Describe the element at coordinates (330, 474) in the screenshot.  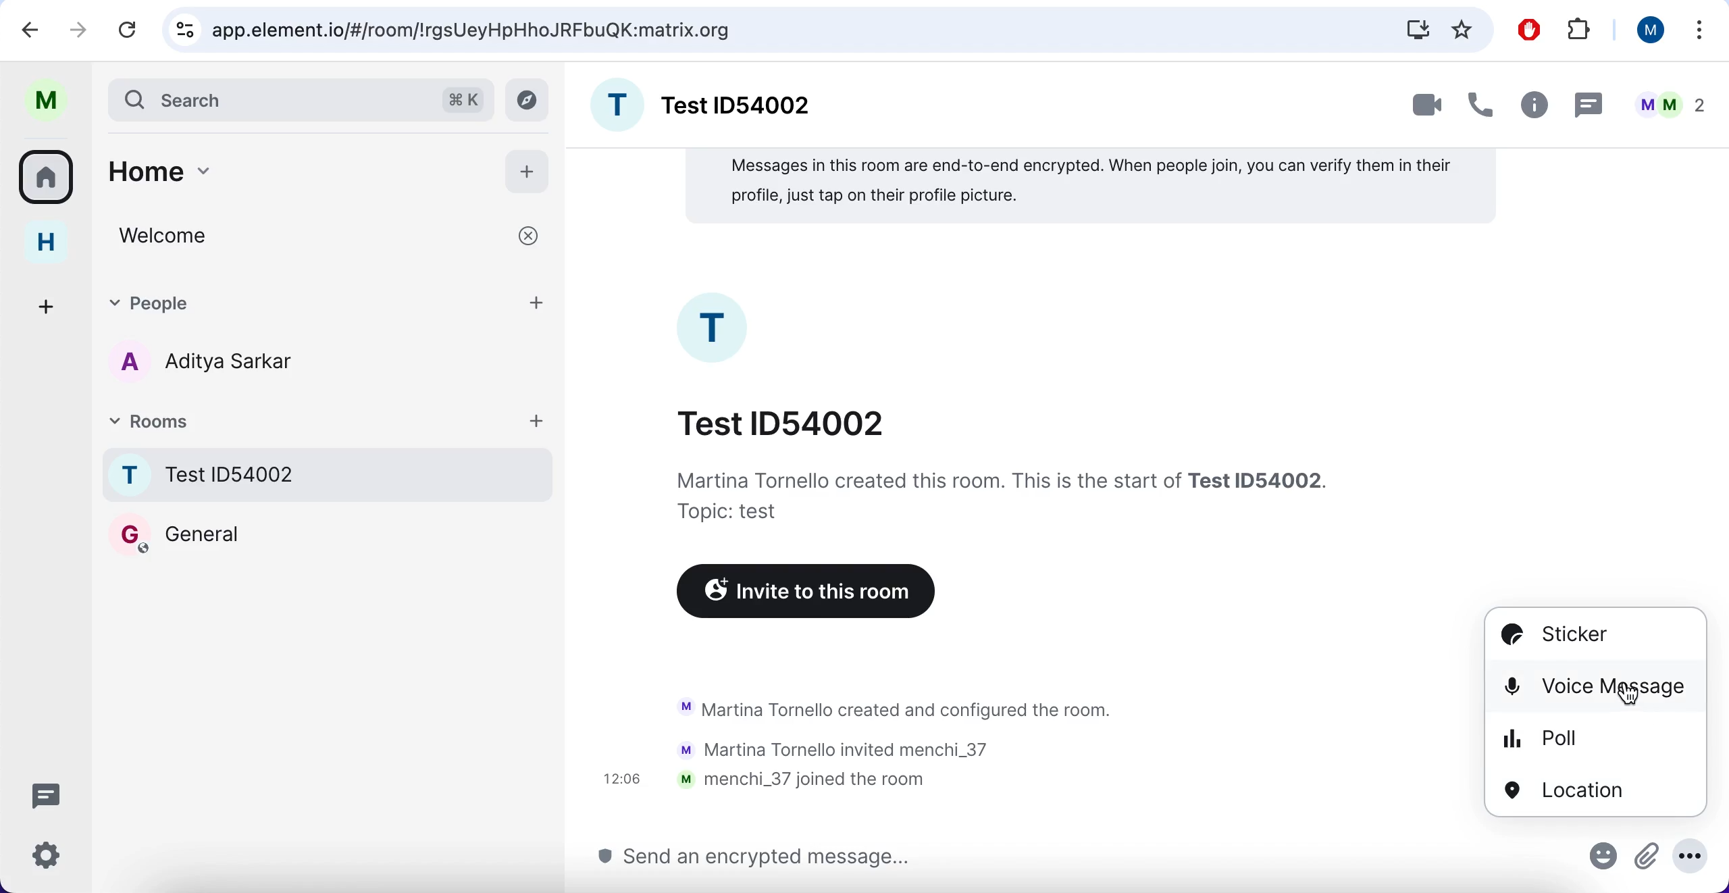
I see `room name` at that location.